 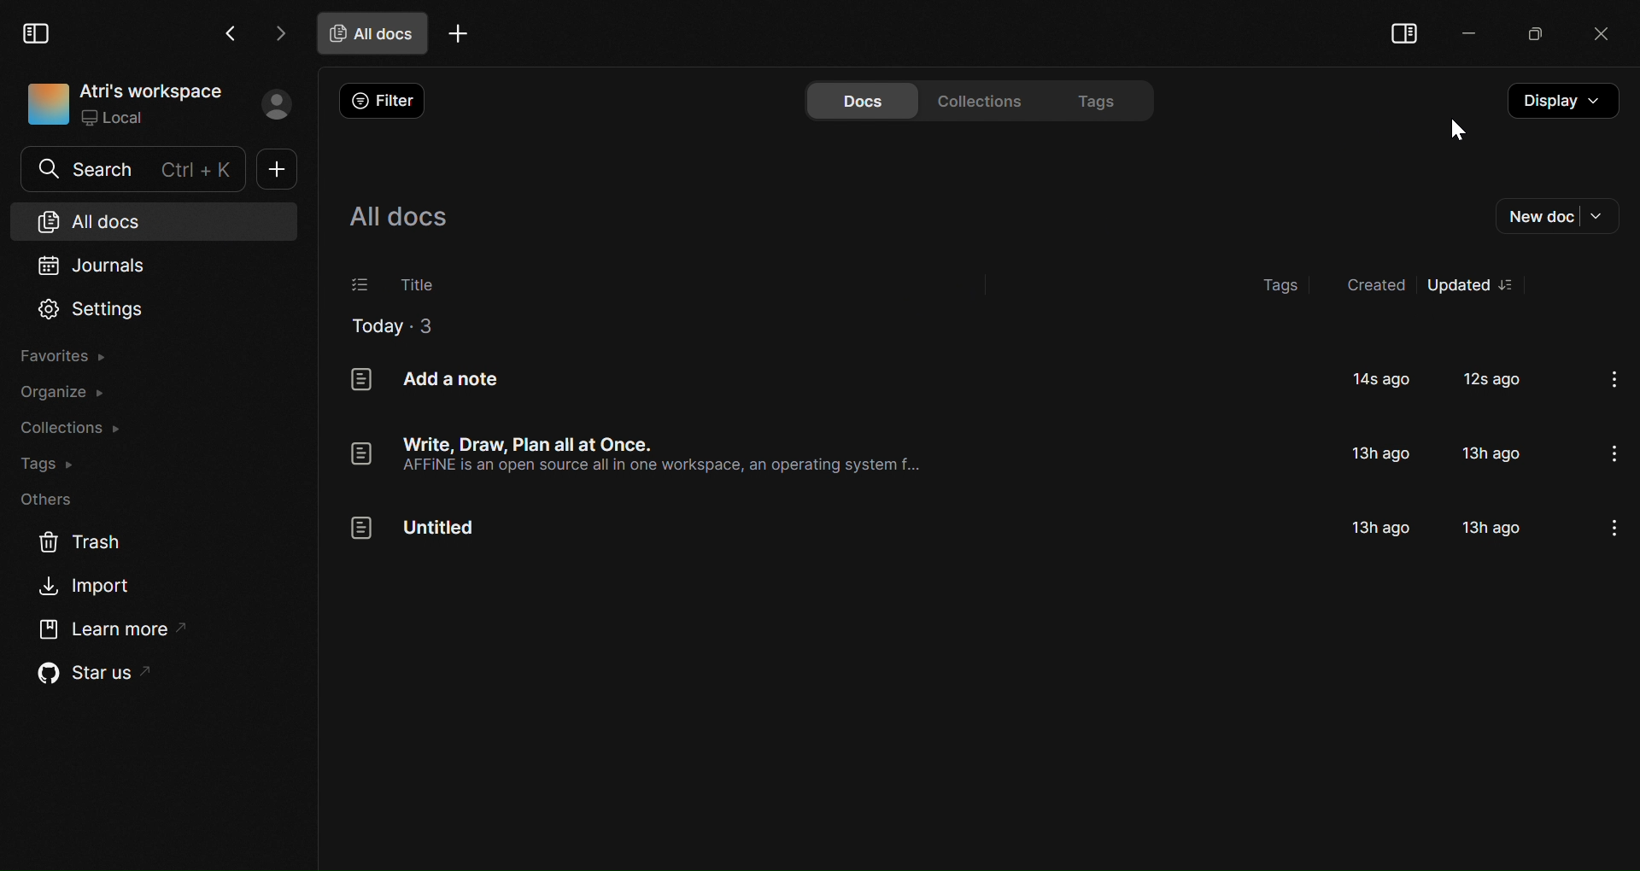 What do you see at coordinates (277, 32) in the screenshot?
I see `Go forward` at bounding box center [277, 32].